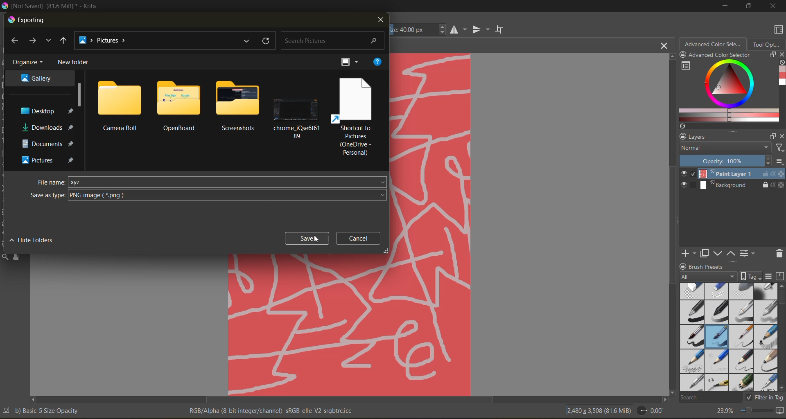 This screenshot has height=419, width=786. I want to click on Refresh, so click(681, 126).